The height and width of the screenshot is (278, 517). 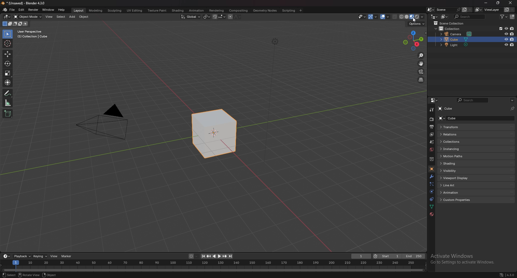 I want to click on geometry nodes, so click(x=265, y=11).